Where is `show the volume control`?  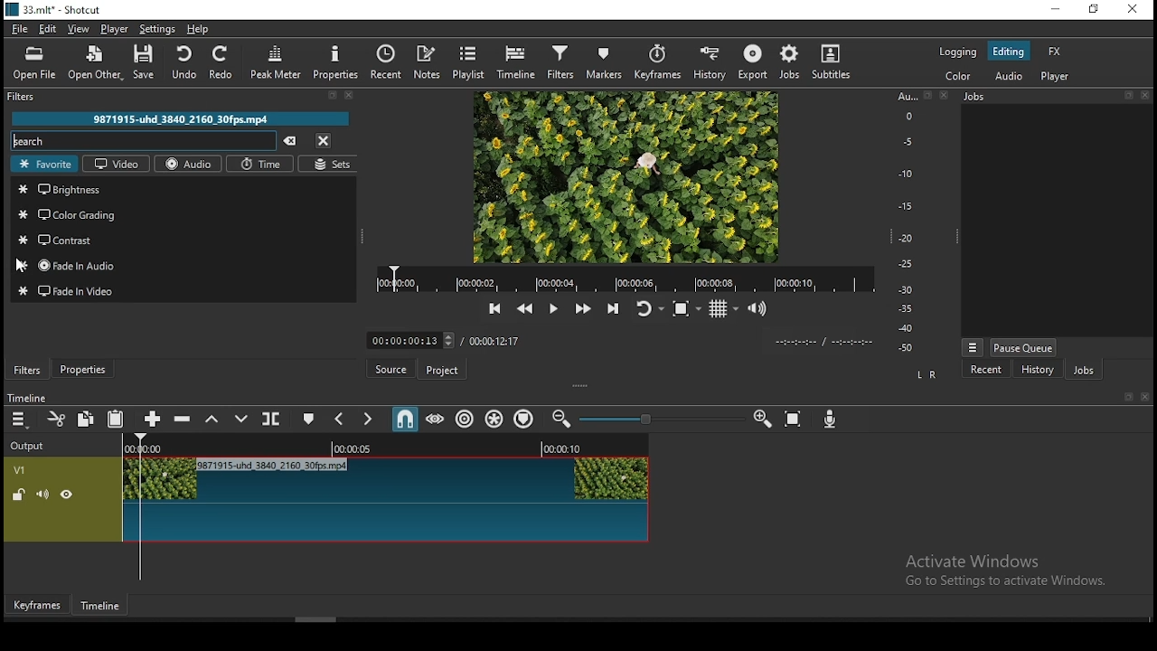 show the volume control is located at coordinates (758, 309).